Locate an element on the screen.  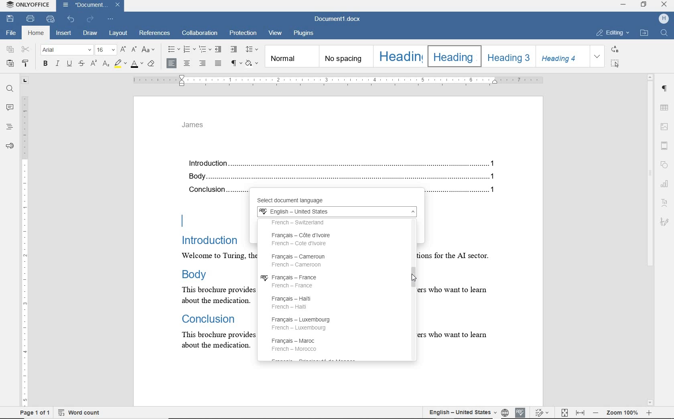
Text Art is located at coordinates (665, 203).